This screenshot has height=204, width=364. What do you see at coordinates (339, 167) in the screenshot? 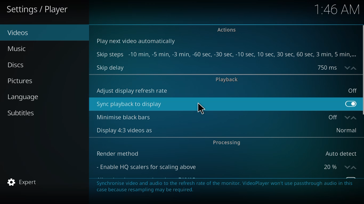
I see `20%` at bounding box center [339, 167].